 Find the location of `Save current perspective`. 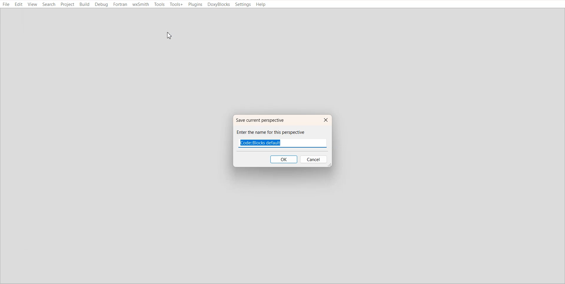

Save current perspective is located at coordinates (263, 120).